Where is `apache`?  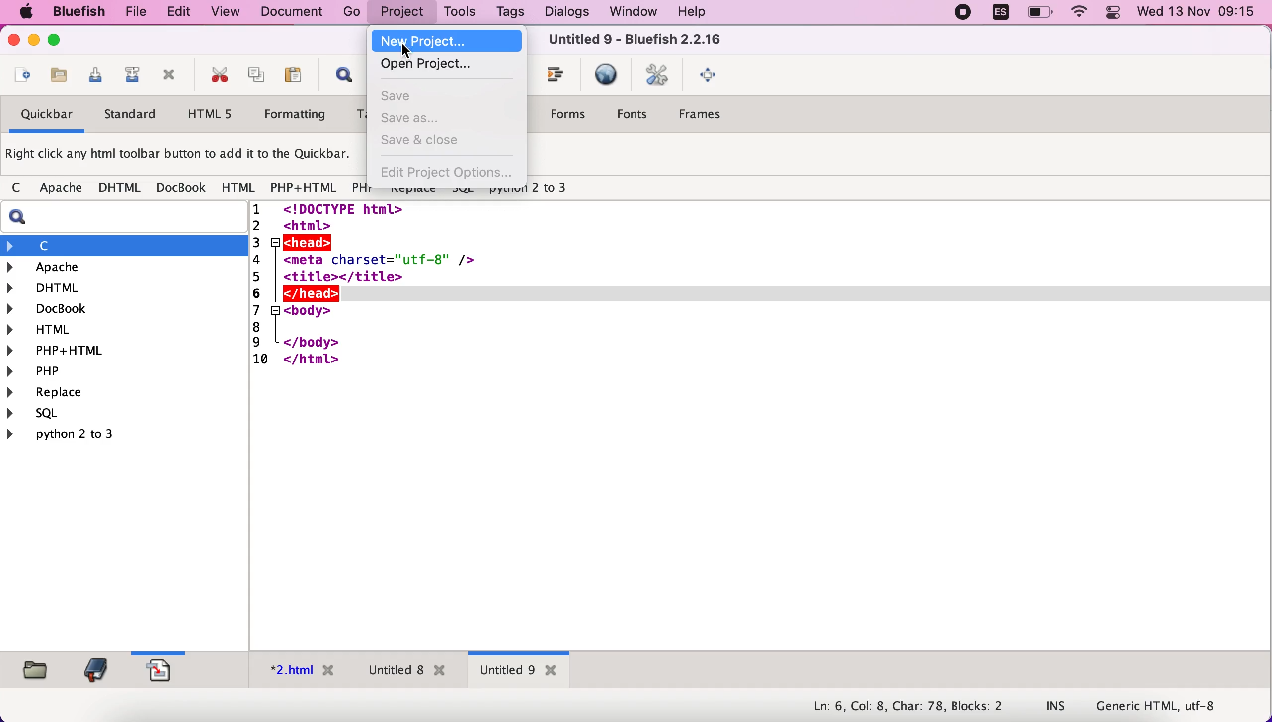 apache is located at coordinates (126, 267).